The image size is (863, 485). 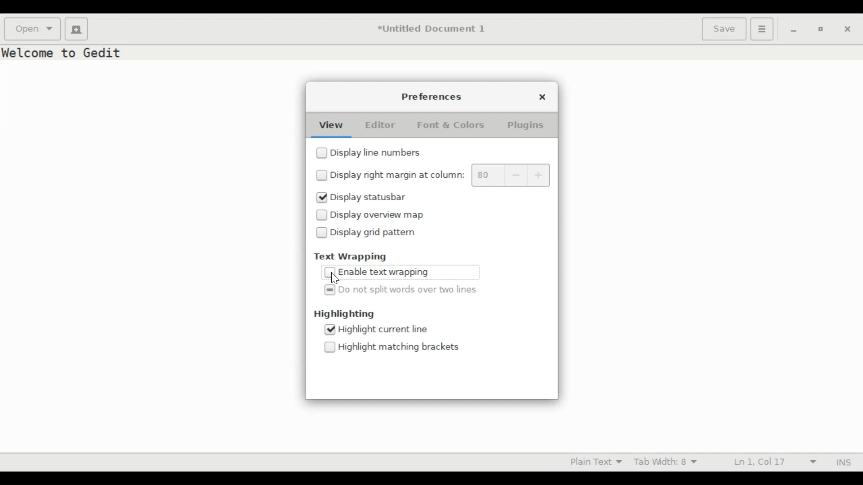 What do you see at coordinates (666, 463) in the screenshot?
I see `Tab Width` at bounding box center [666, 463].